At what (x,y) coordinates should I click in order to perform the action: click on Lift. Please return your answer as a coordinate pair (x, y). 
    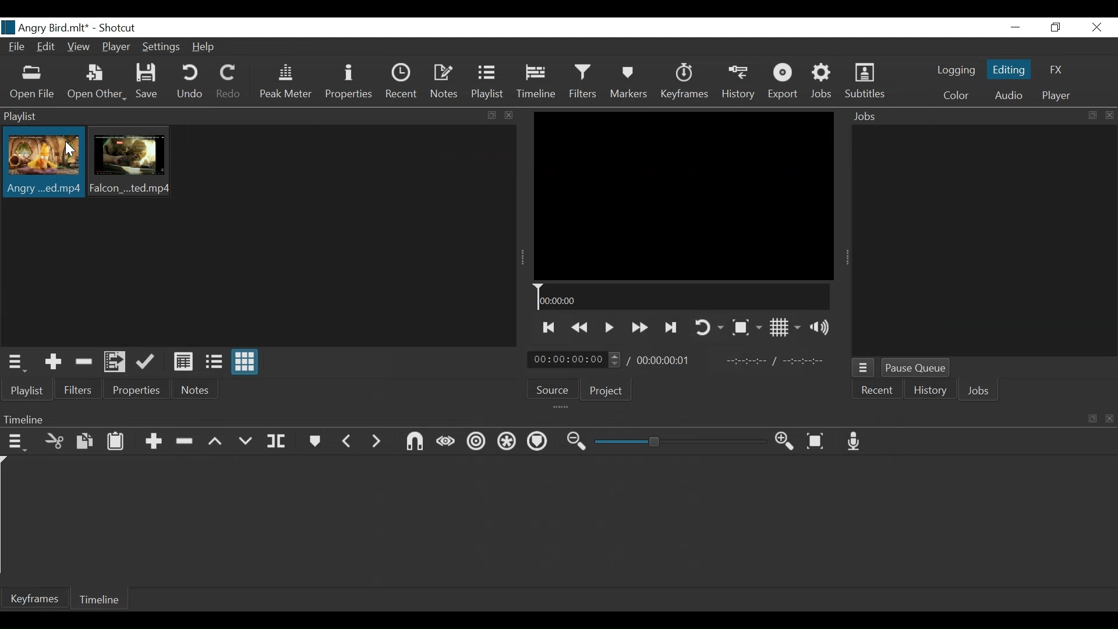
    Looking at the image, I should click on (218, 441).